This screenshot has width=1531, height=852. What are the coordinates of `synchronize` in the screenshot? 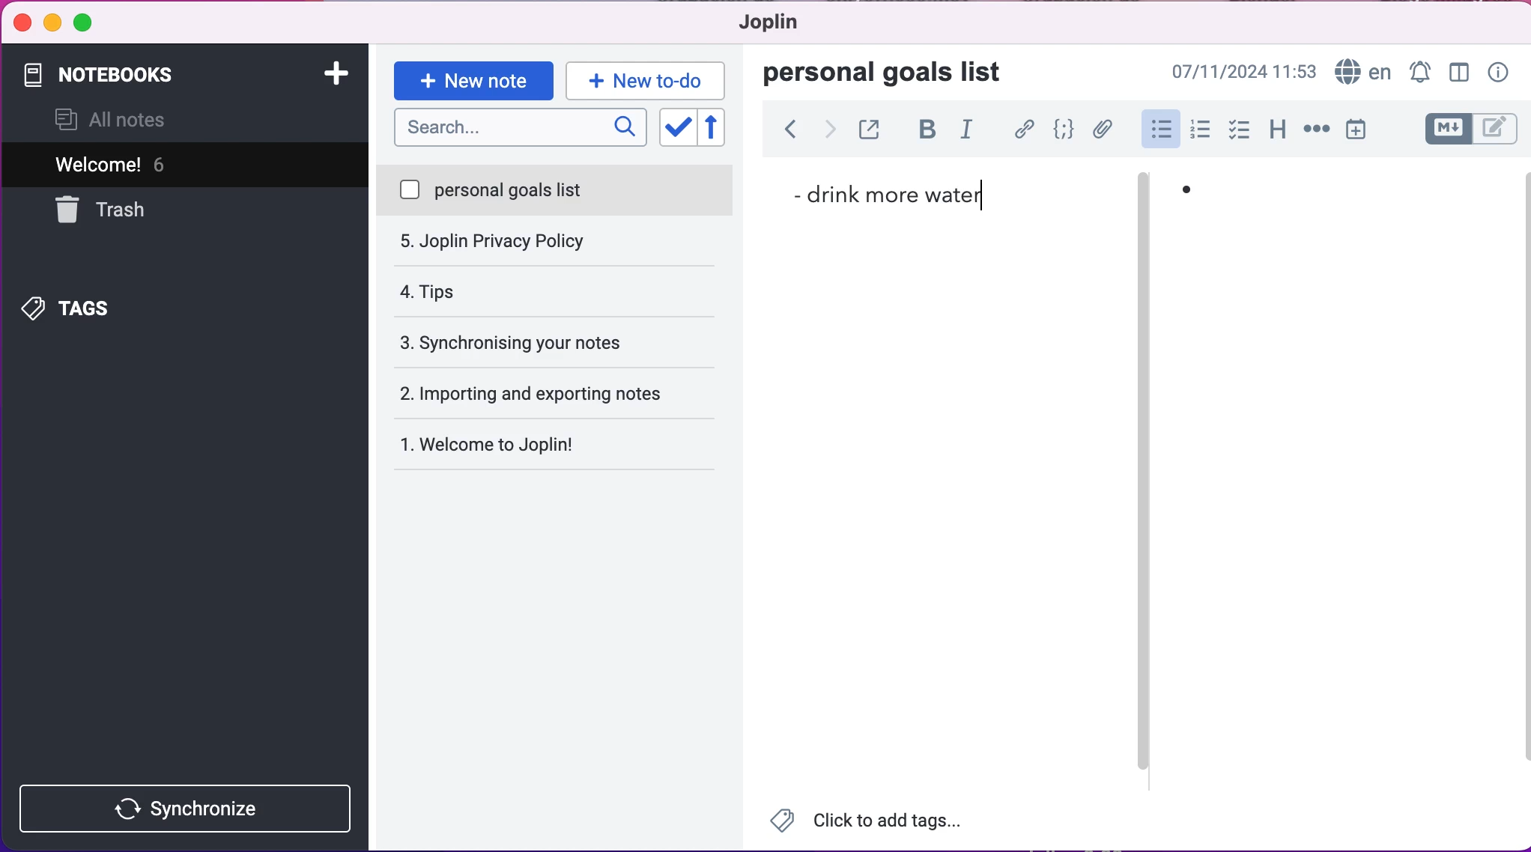 It's located at (190, 808).